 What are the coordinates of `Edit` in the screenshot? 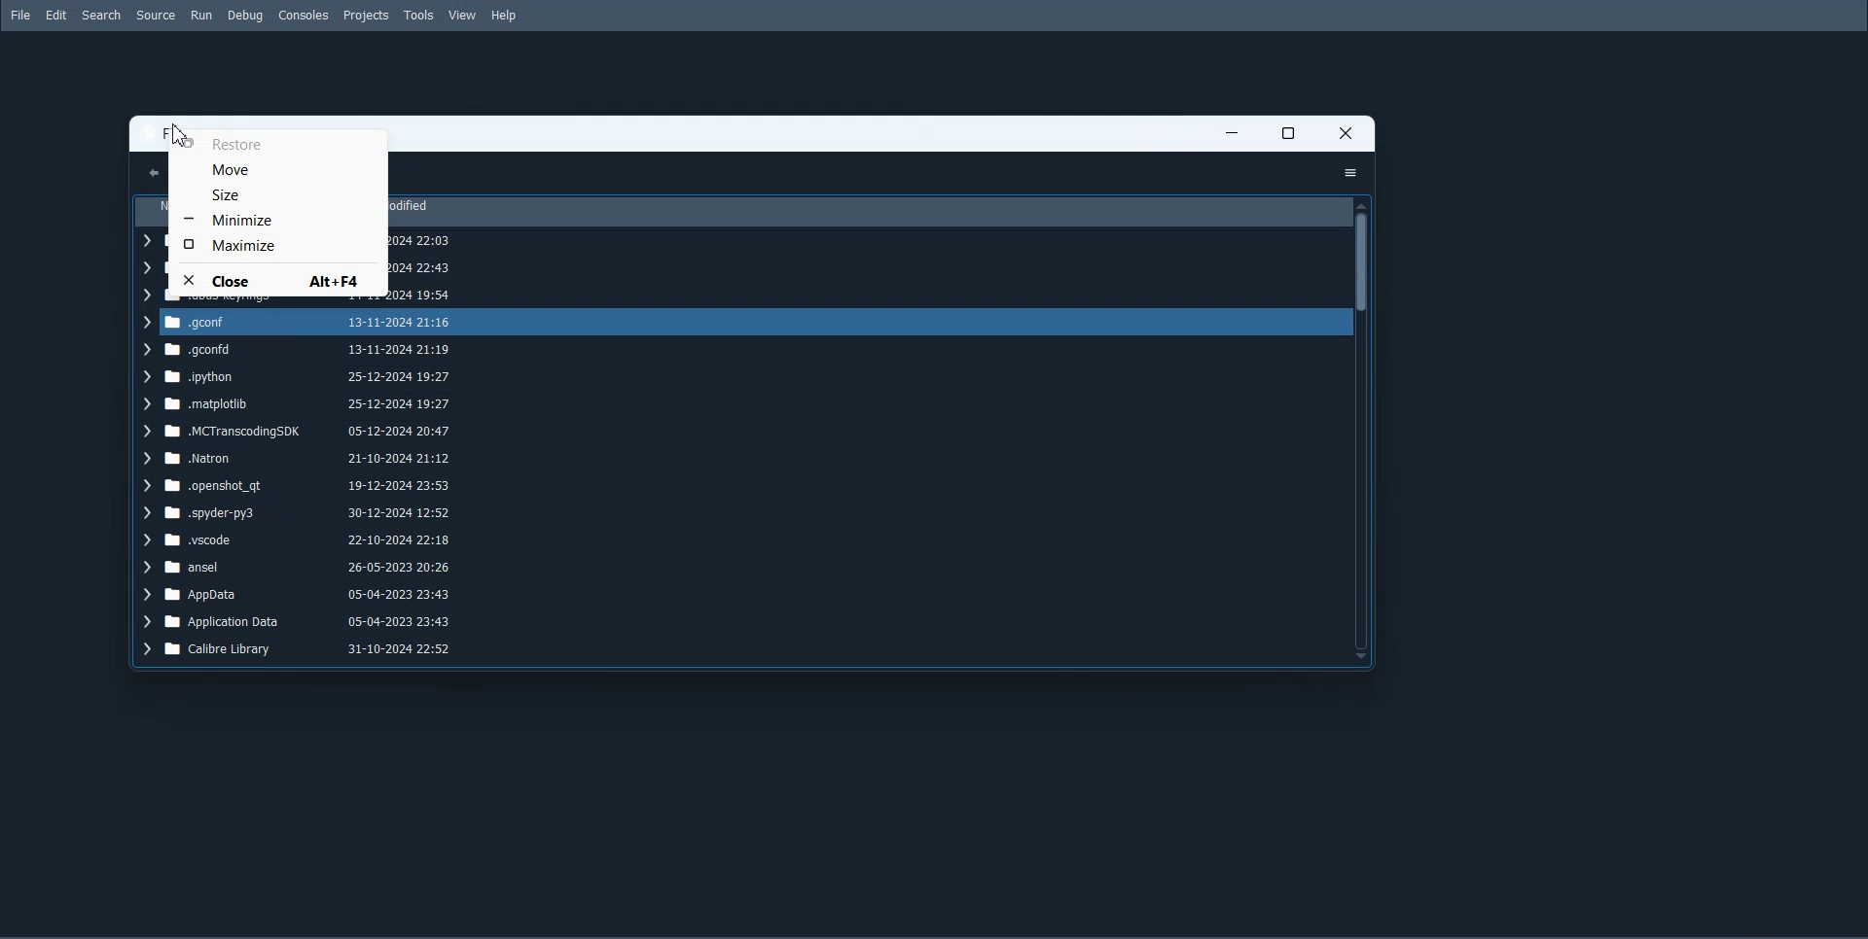 It's located at (55, 15).